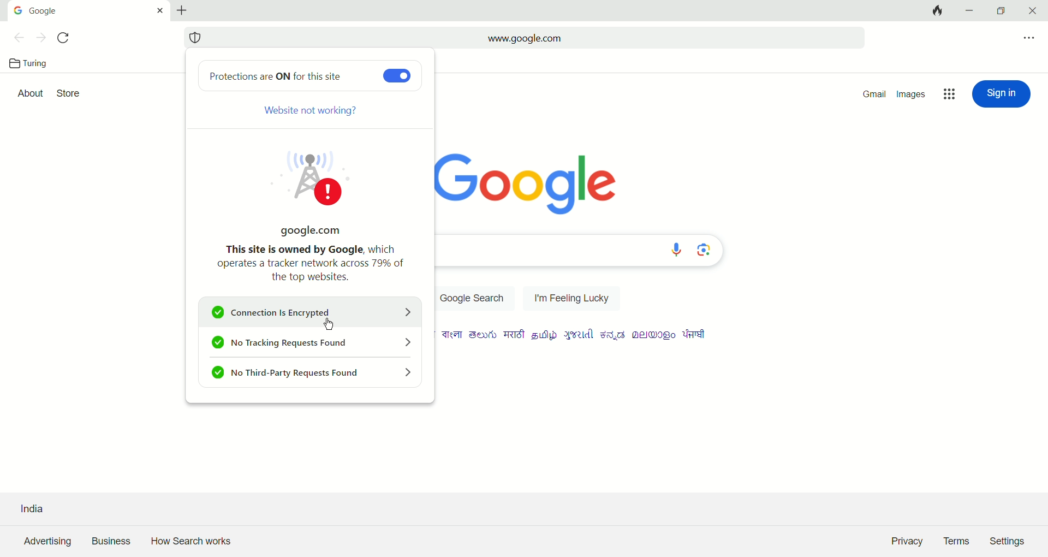 This screenshot has height=557, width=1048. I want to click on business, so click(111, 542).